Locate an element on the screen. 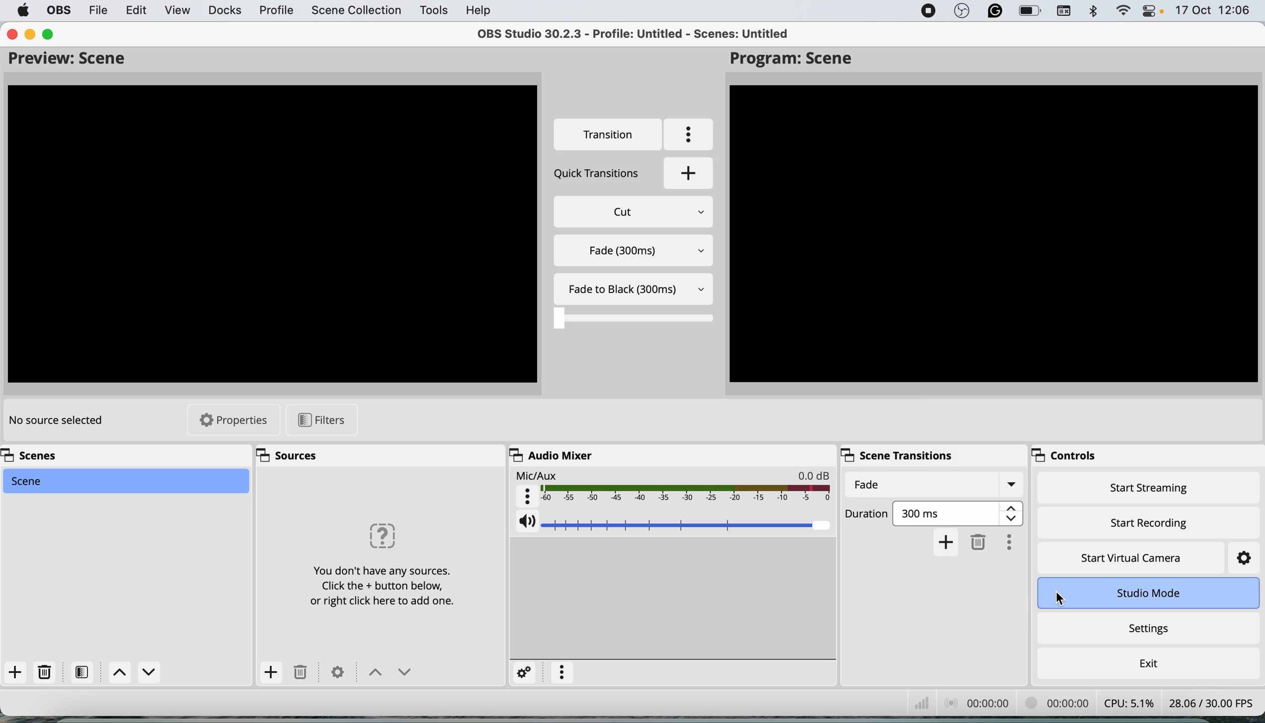 The image size is (1265, 723). scene collection is located at coordinates (356, 12).